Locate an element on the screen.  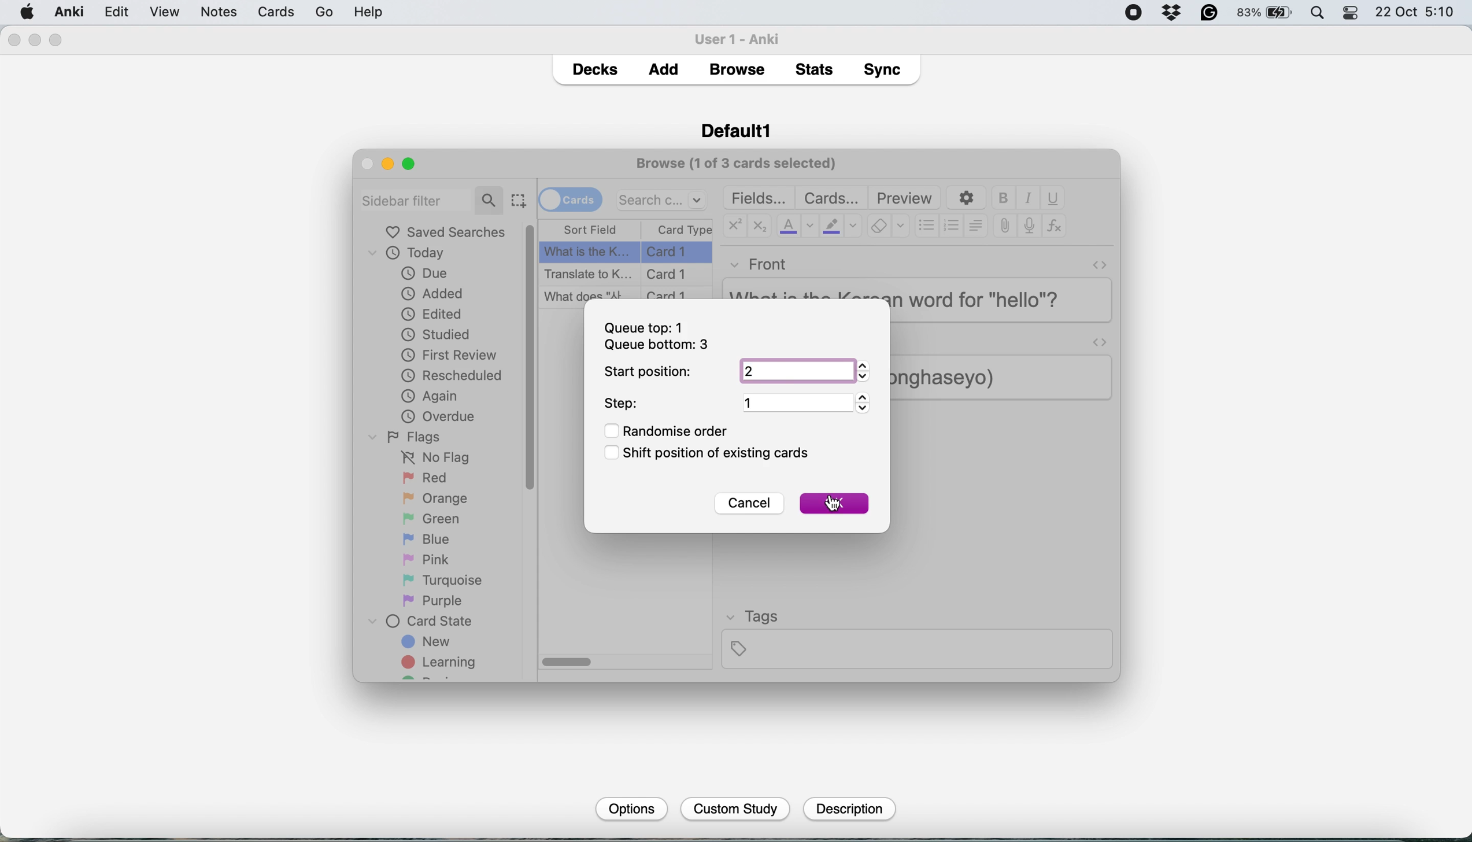
battery is located at coordinates (1266, 13).